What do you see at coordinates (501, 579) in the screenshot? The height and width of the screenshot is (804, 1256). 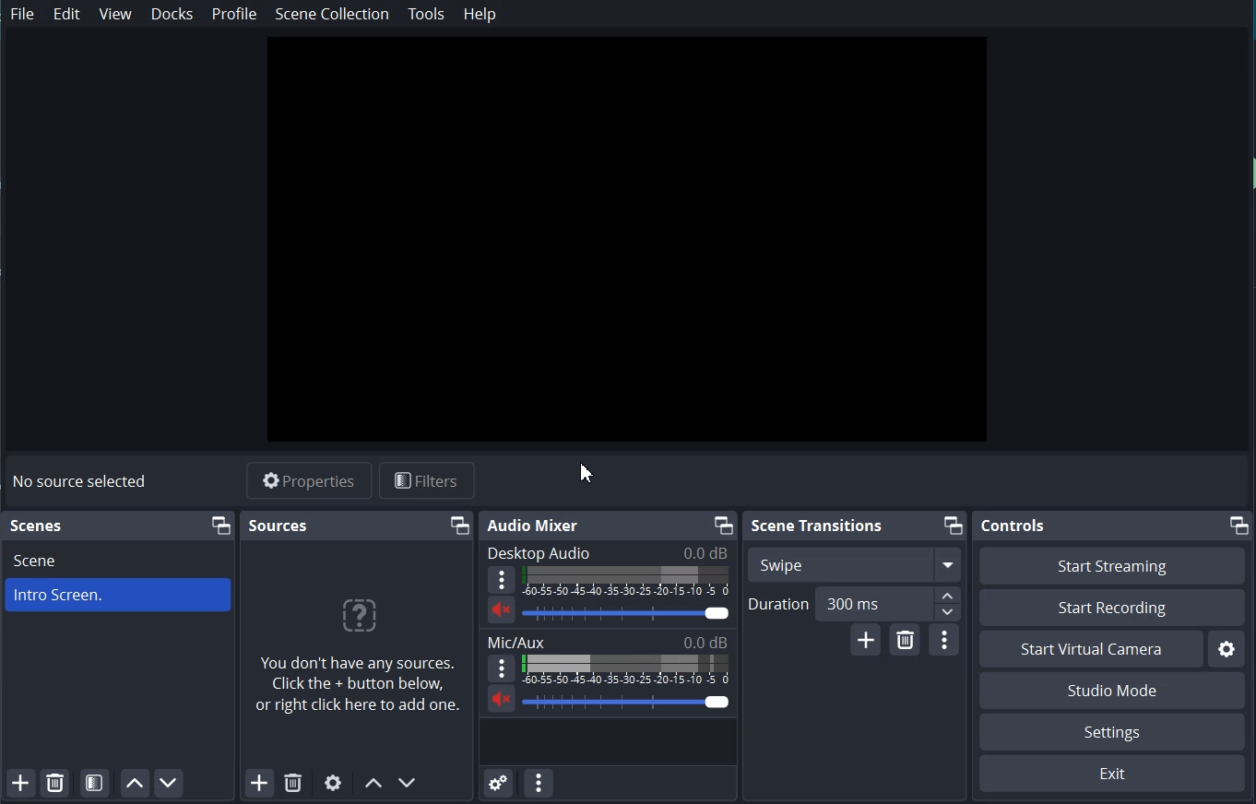 I see `More` at bounding box center [501, 579].